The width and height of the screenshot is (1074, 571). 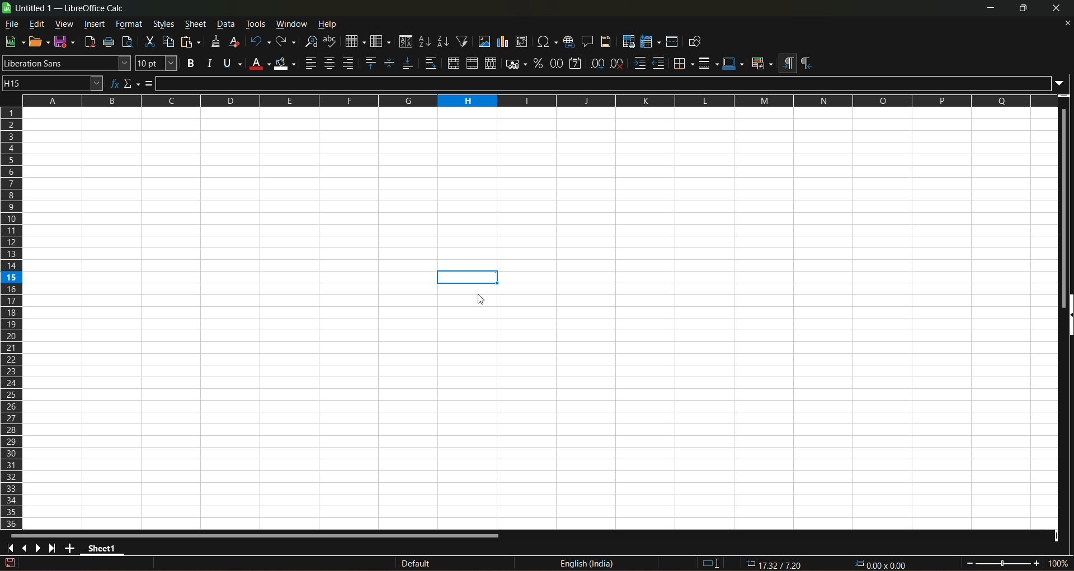 What do you see at coordinates (149, 41) in the screenshot?
I see `cut` at bounding box center [149, 41].